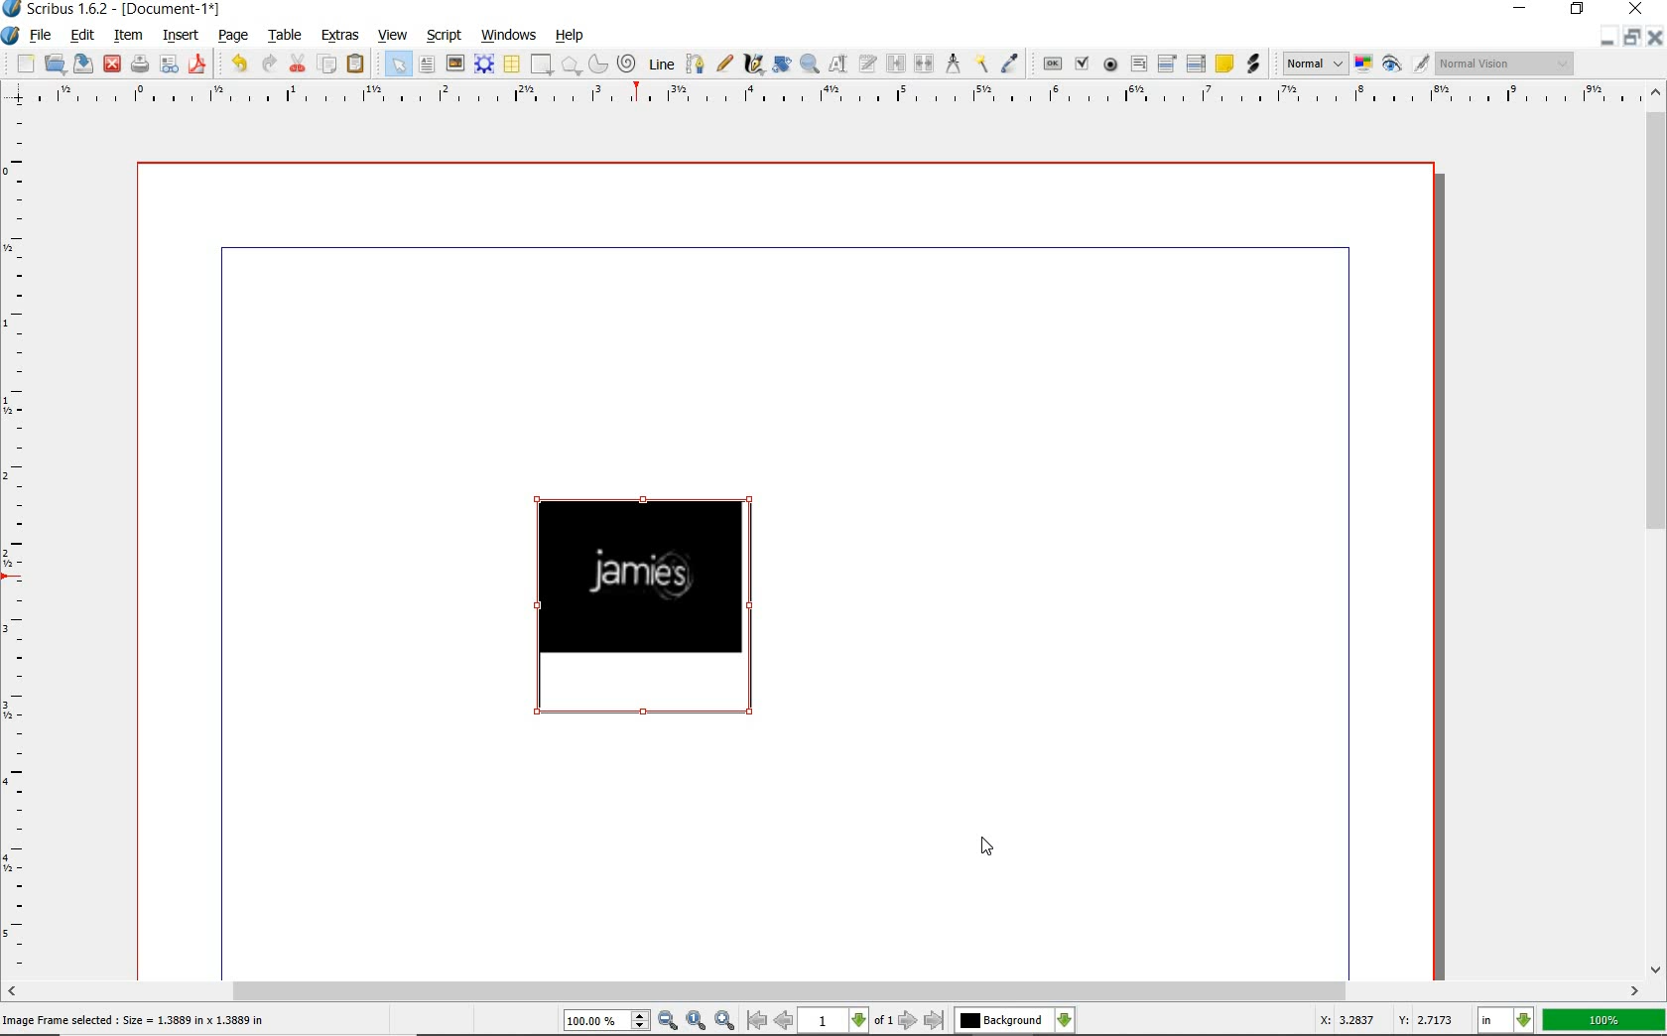 Image resolution: width=1667 pixels, height=1036 pixels. Describe the element at coordinates (651, 606) in the screenshot. I see `duotone effect added to image` at that location.